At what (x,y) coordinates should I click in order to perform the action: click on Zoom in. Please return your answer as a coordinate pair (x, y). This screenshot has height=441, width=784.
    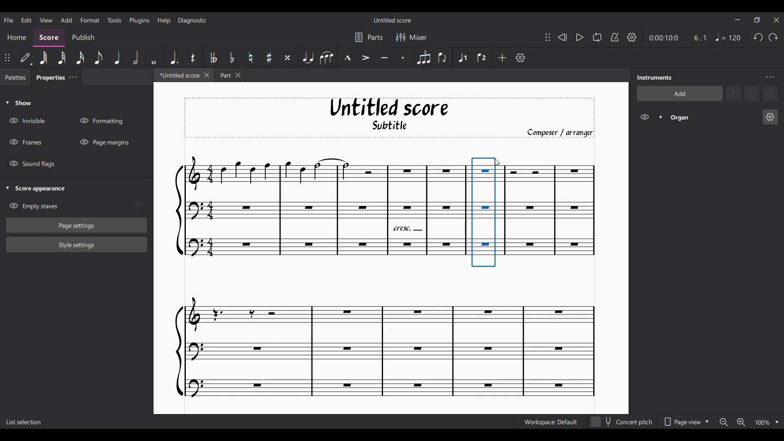
    Looking at the image, I should click on (741, 422).